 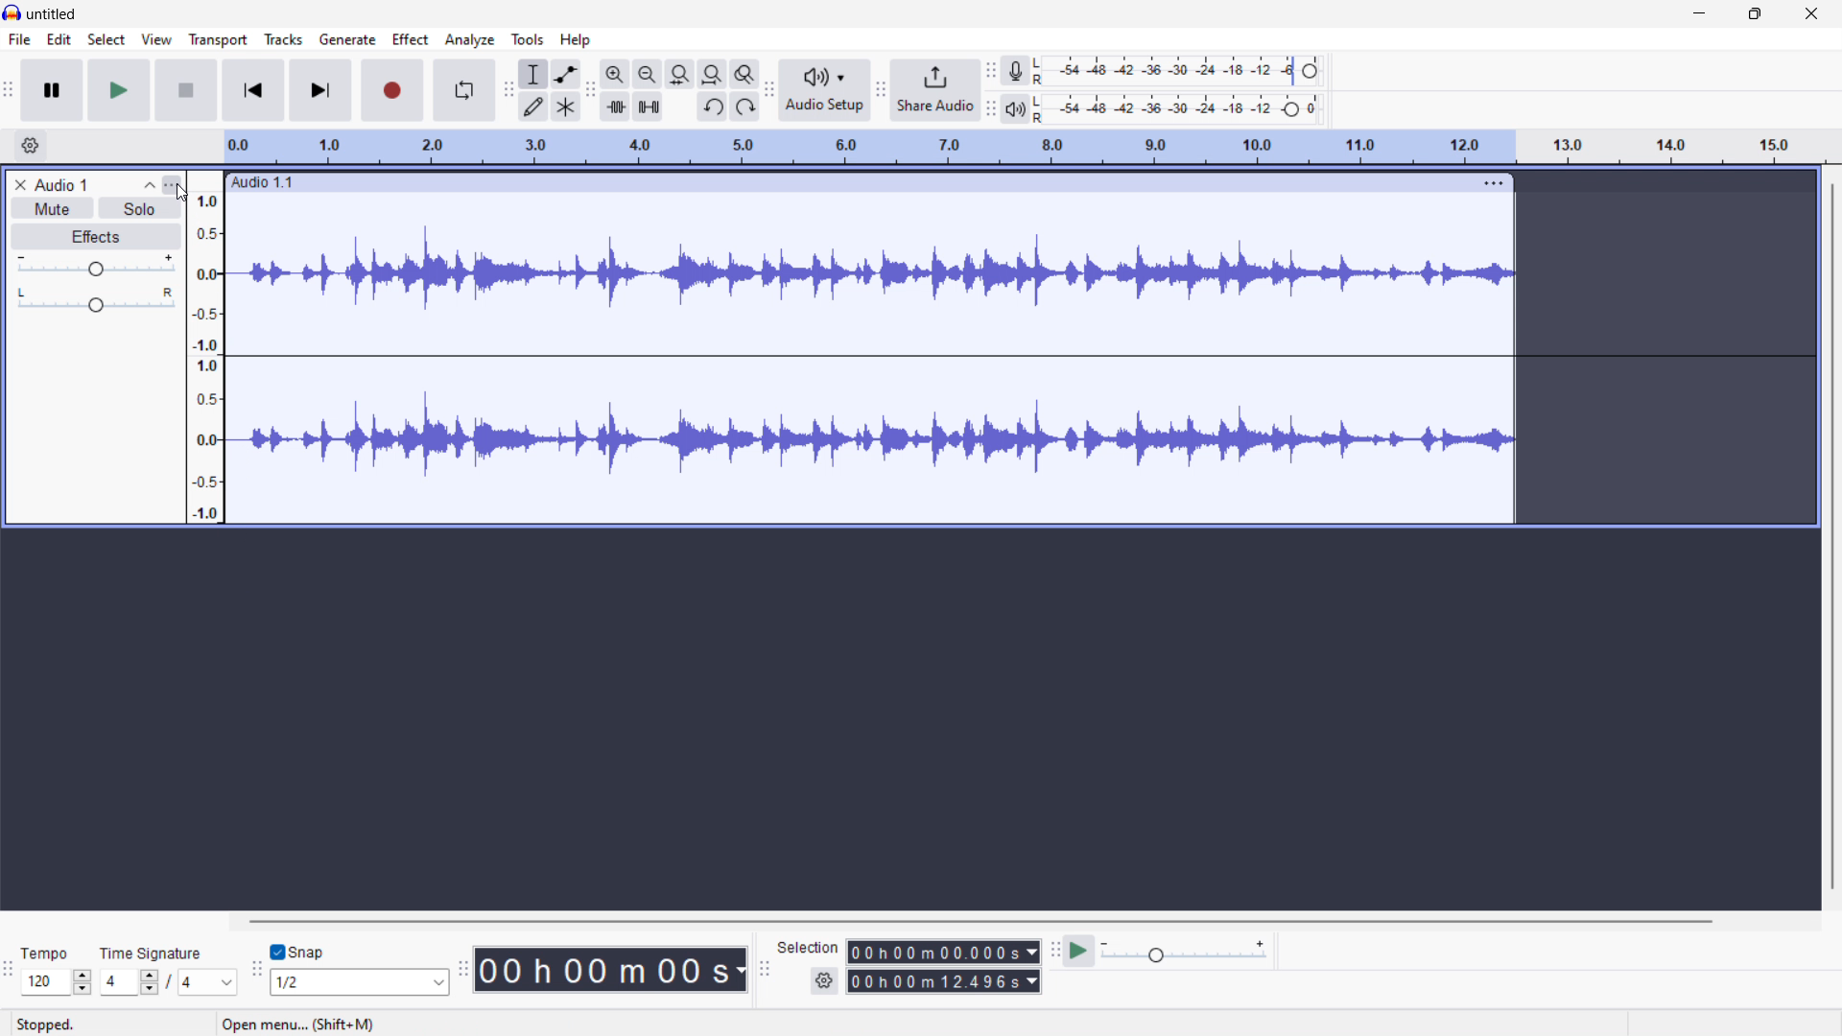 What do you see at coordinates (745, 74) in the screenshot?
I see `toggle zoom` at bounding box center [745, 74].